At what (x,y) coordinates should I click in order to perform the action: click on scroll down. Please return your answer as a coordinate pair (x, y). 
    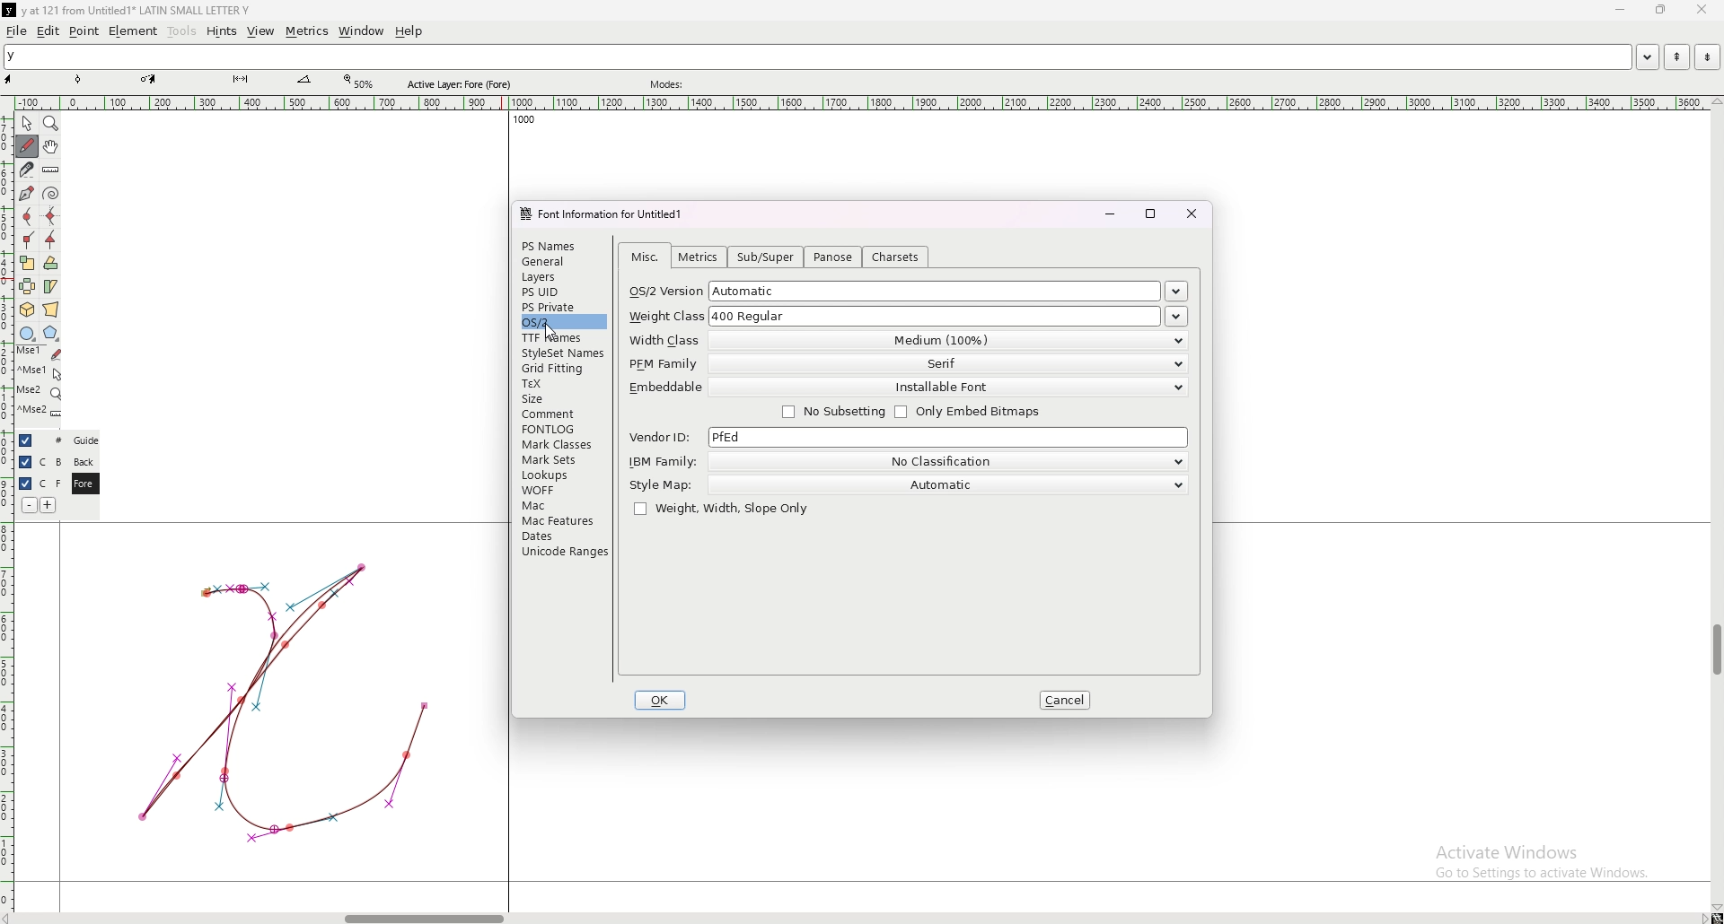
    Looking at the image, I should click on (1716, 908).